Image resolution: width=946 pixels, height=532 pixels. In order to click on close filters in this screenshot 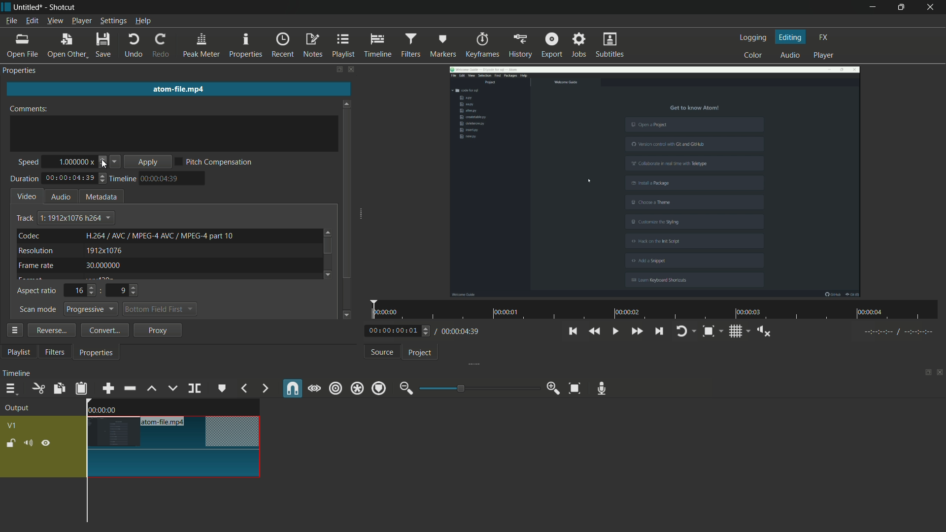, I will do `click(353, 69)`.